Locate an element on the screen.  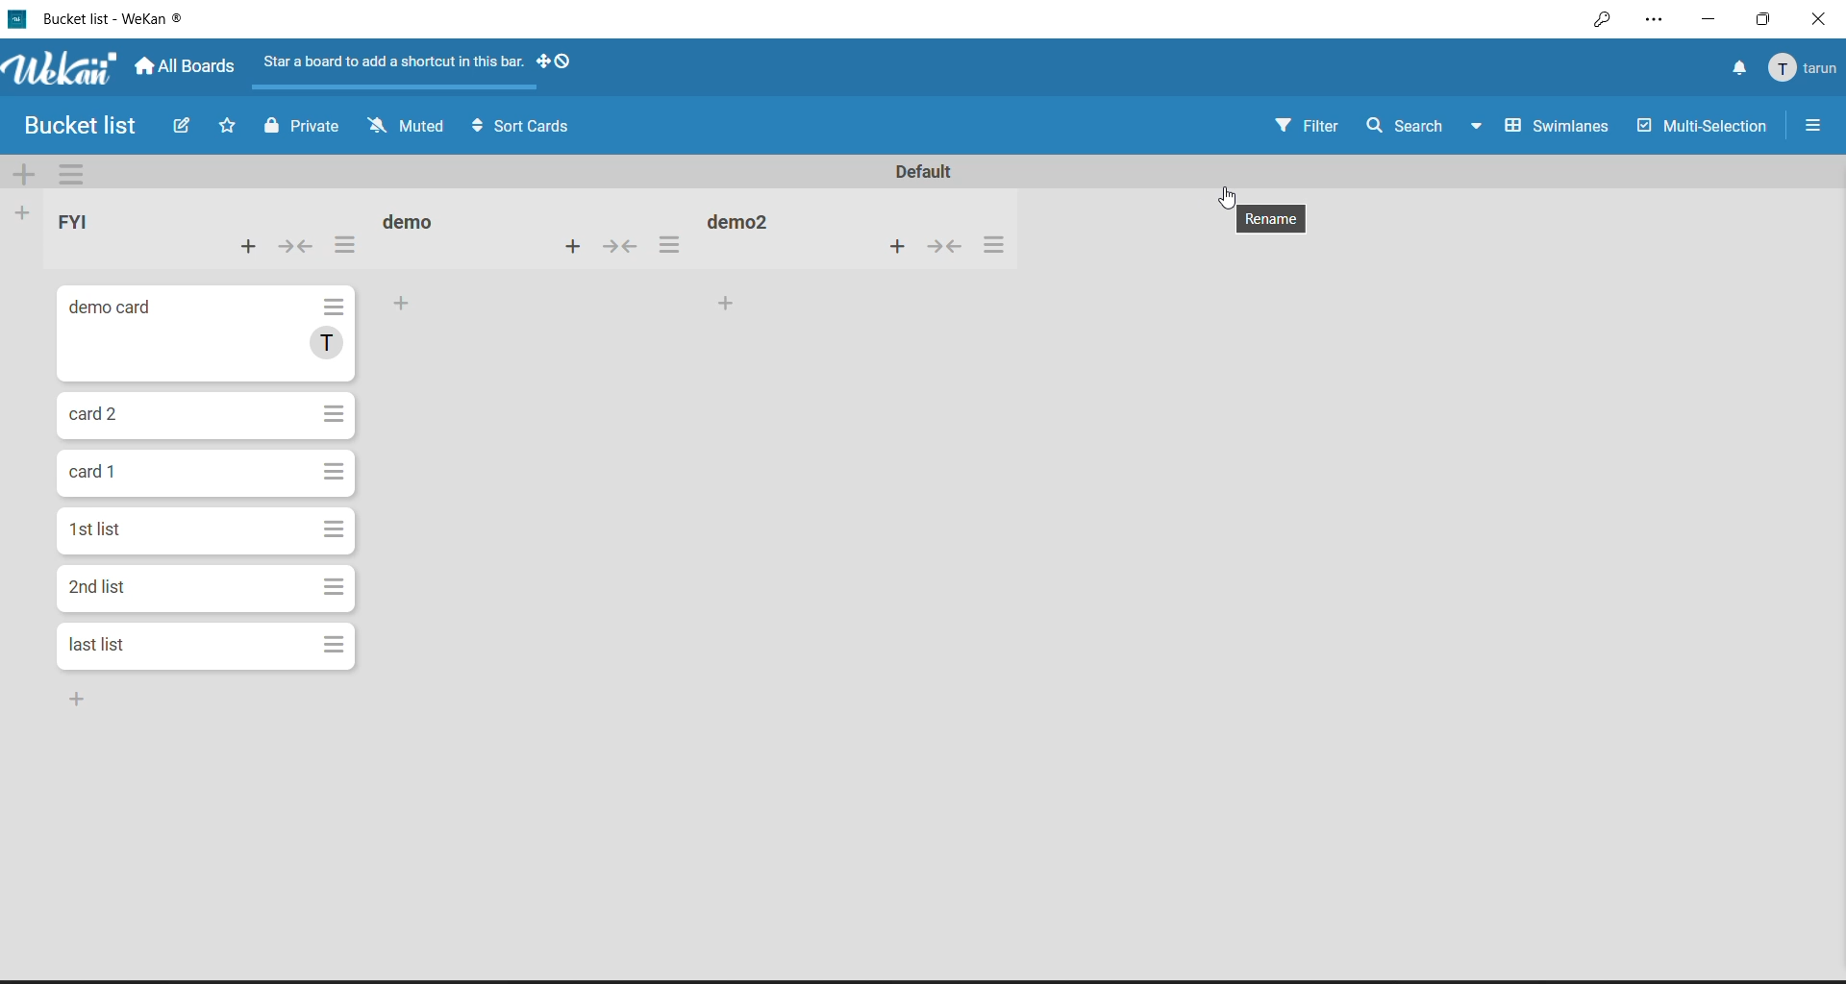
edit is located at coordinates (185, 127).